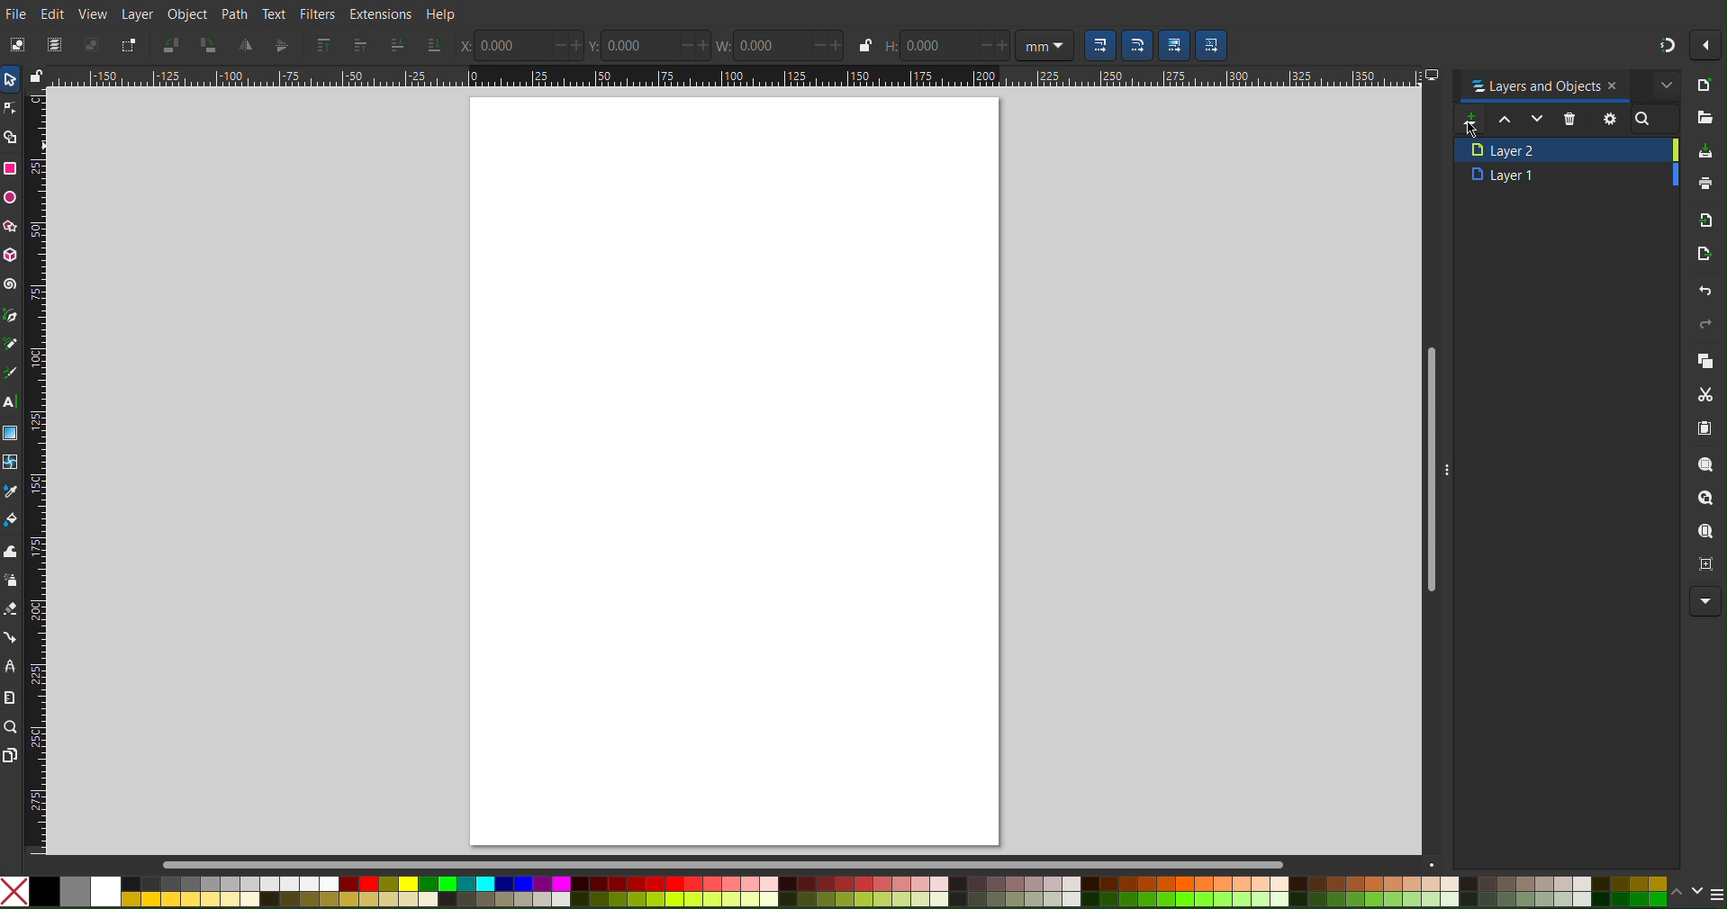  I want to click on Undo, so click(1702, 292).